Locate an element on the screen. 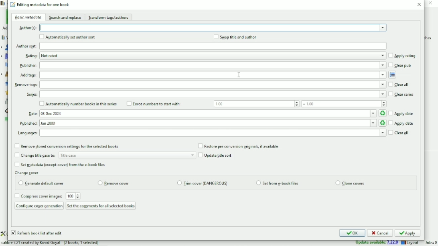  Author sort input is located at coordinates (214, 46).